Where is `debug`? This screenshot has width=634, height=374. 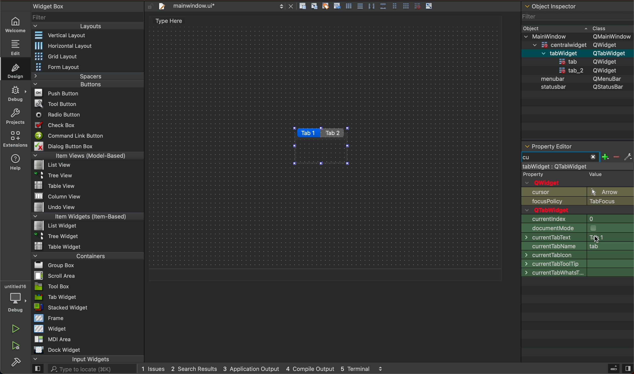
debug is located at coordinates (16, 93).